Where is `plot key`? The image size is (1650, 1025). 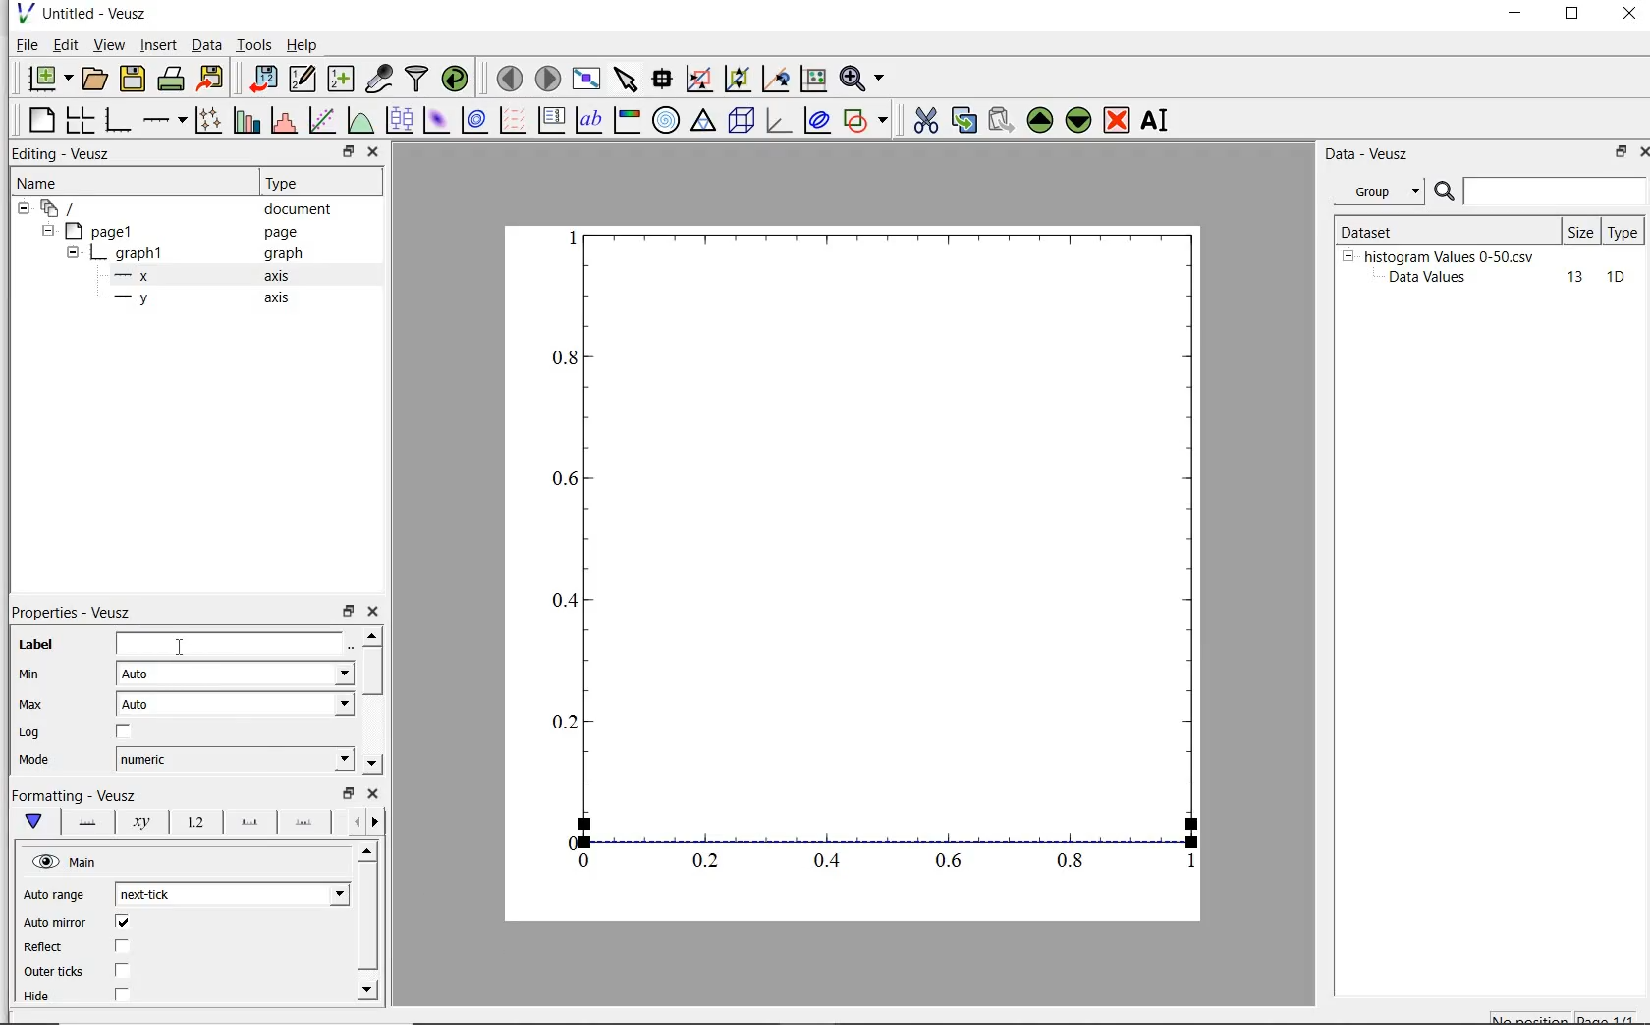 plot key is located at coordinates (551, 119).